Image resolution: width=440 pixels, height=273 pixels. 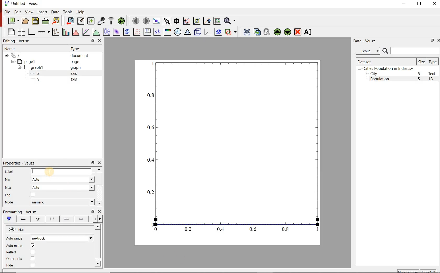 I want to click on plot bar charts, so click(x=65, y=32).